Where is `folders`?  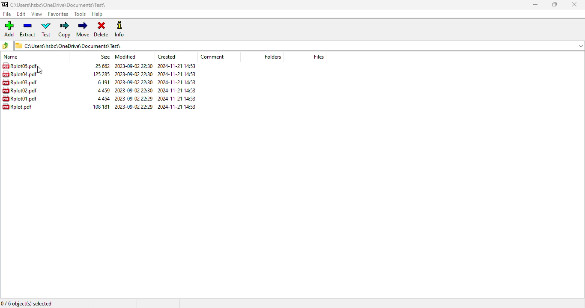
folders is located at coordinates (272, 57).